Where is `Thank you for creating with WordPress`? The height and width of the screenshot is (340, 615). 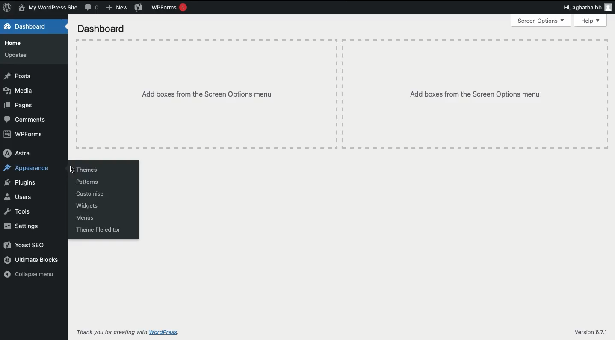
Thank you for creating with WordPress is located at coordinates (127, 333).